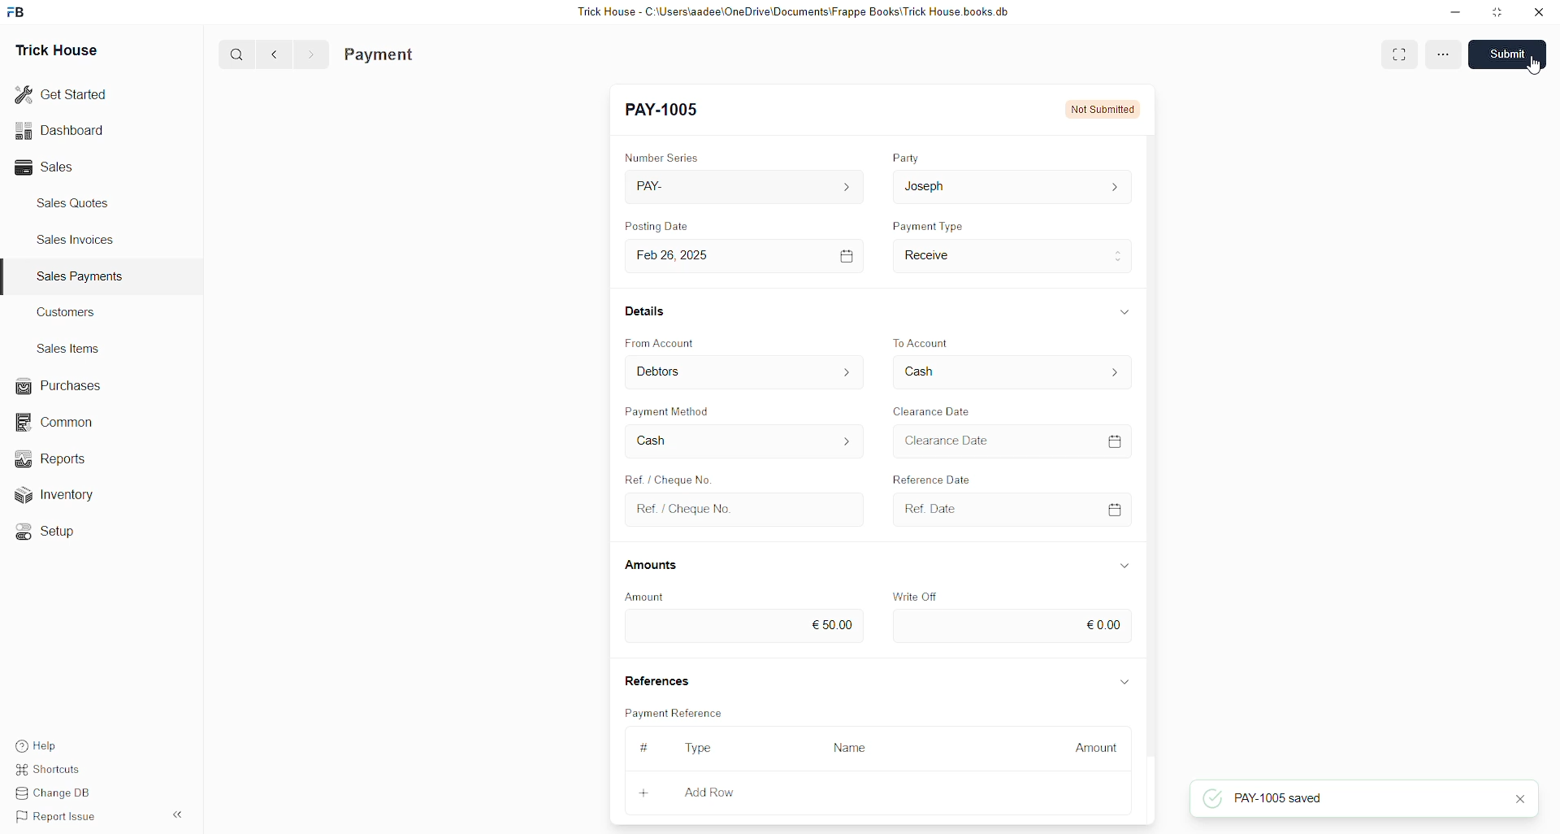  What do you see at coordinates (1103, 109) in the screenshot?
I see `Not Submitted` at bounding box center [1103, 109].